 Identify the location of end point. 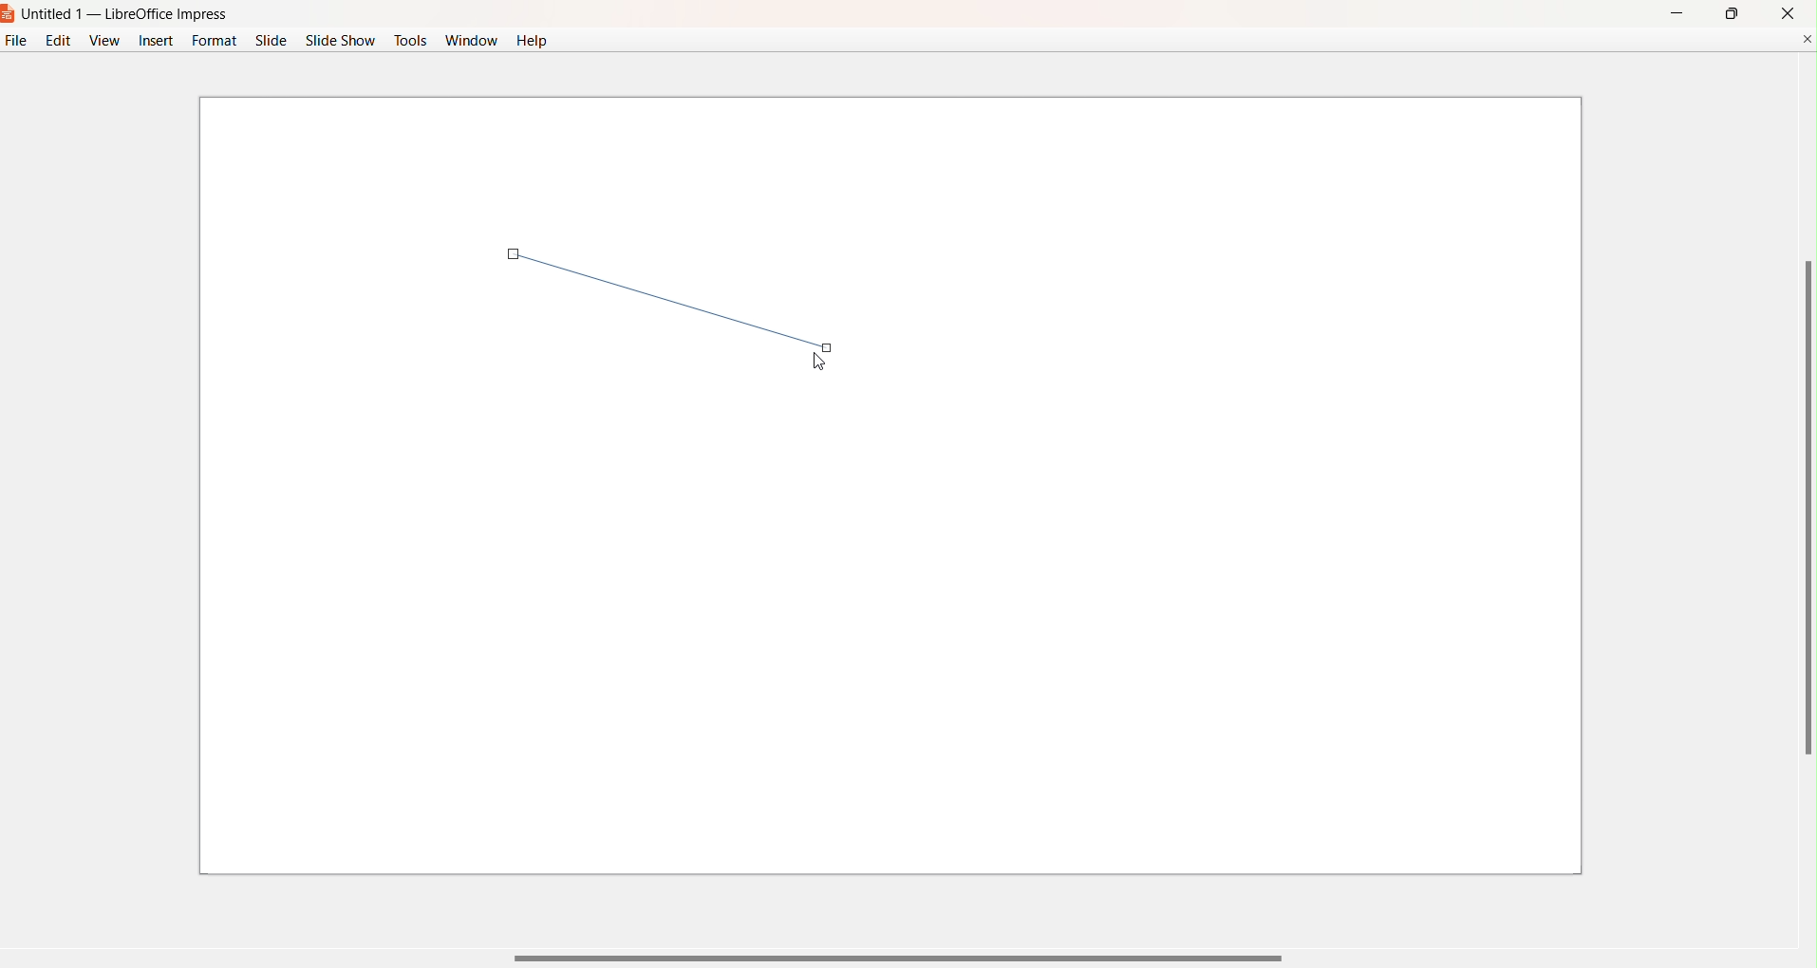
(827, 342).